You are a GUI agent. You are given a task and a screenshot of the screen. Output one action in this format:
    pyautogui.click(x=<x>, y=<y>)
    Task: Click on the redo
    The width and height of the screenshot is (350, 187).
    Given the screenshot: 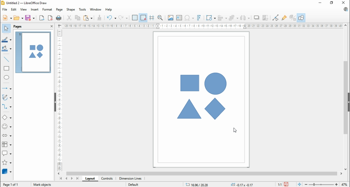 What is the action you would take?
    pyautogui.click(x=124, y=18)
    